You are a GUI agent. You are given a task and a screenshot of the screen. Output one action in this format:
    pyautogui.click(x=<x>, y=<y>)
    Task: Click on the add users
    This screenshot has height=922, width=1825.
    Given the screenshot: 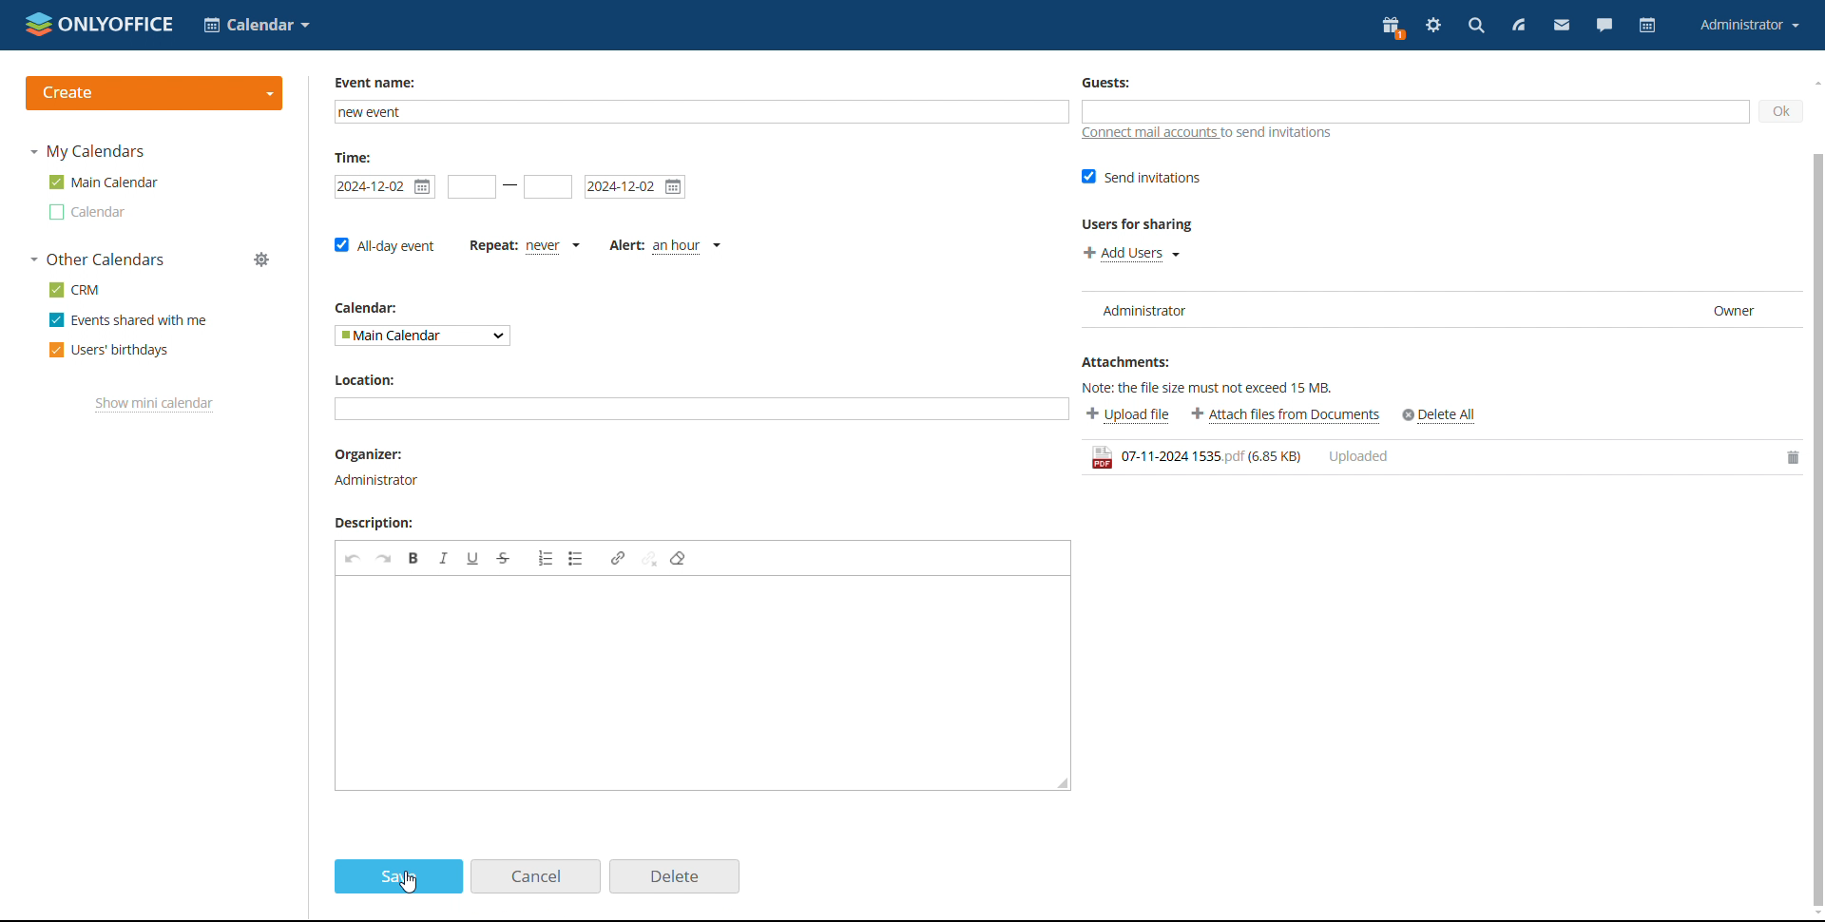 What is the action you would take?
    pyautogui.click(x=1129, y=254)
    